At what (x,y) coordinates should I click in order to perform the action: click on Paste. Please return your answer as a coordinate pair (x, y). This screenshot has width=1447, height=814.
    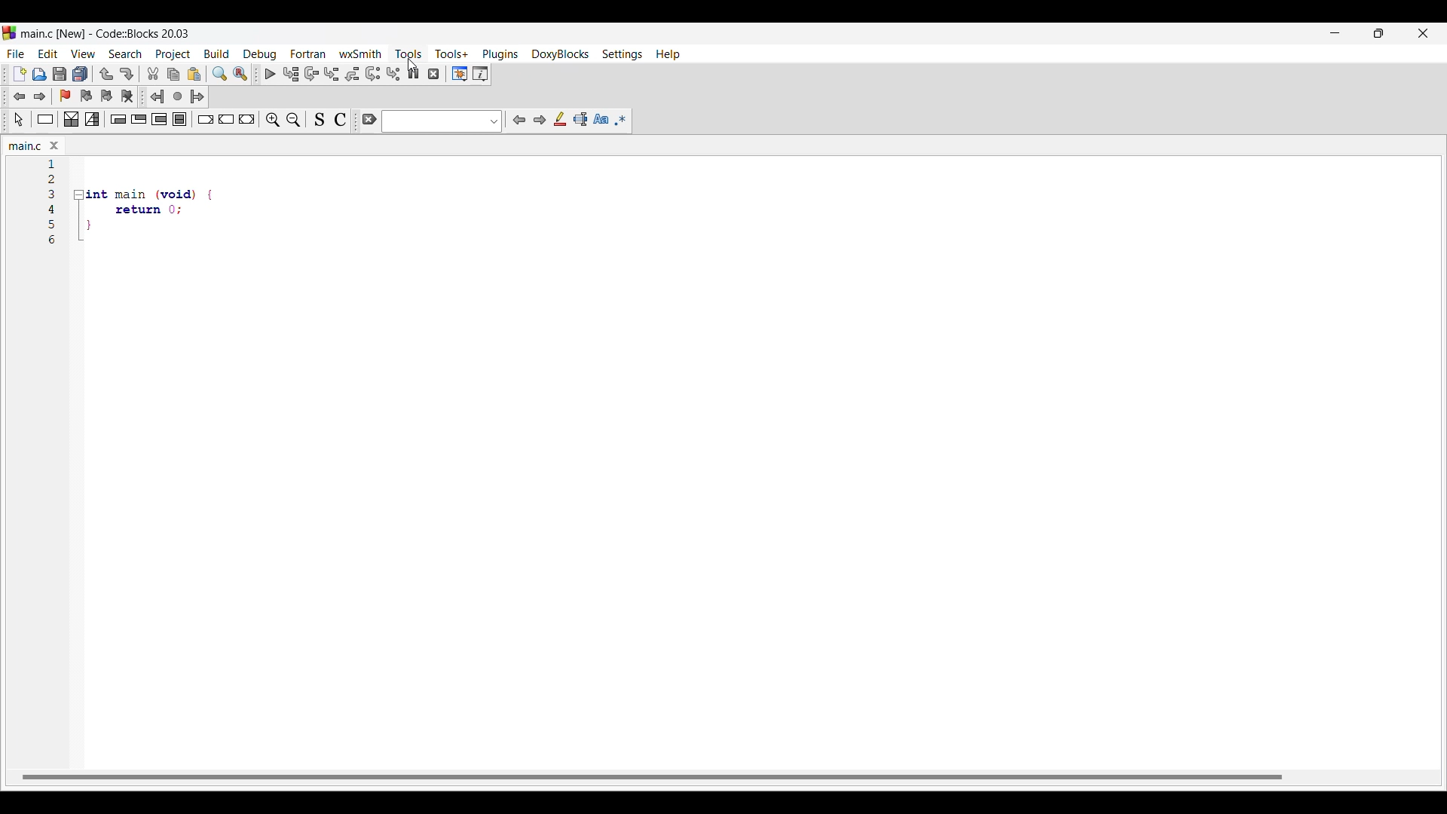
    Looking at the image, I should click on (194, 74).